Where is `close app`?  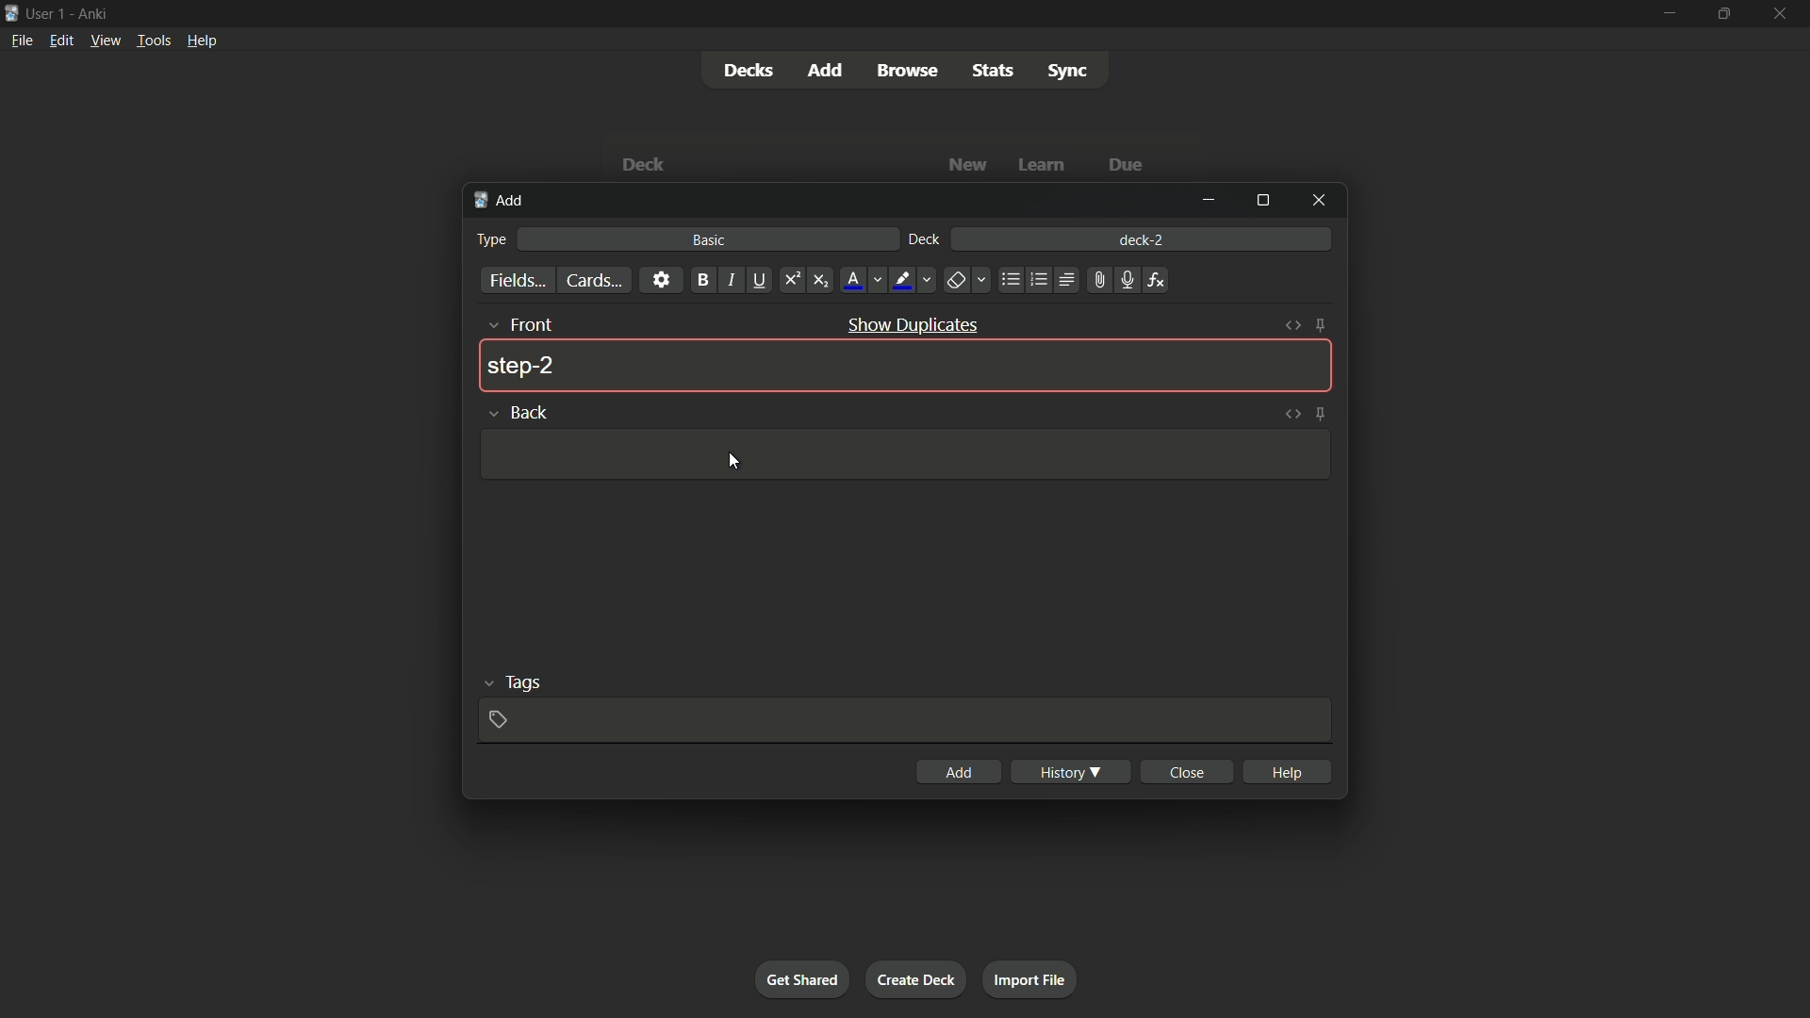
close app is located at coordinates (1781, 13).